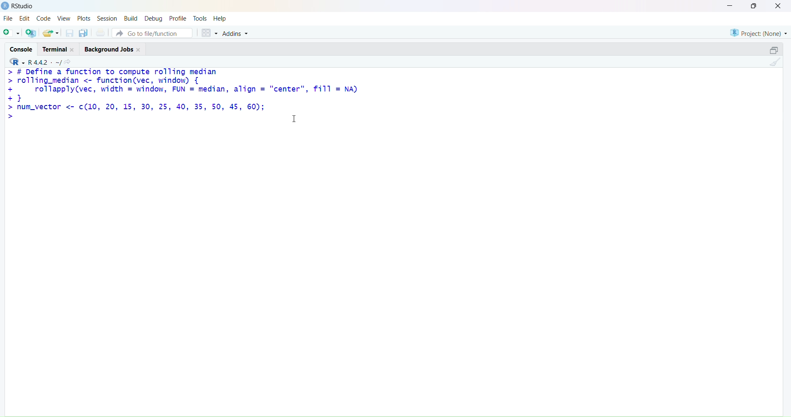  What do you see at coordinates (44, 62) in the screenshot?
I see `R 4.4.2 ~/` at bounding box center [44, 62].